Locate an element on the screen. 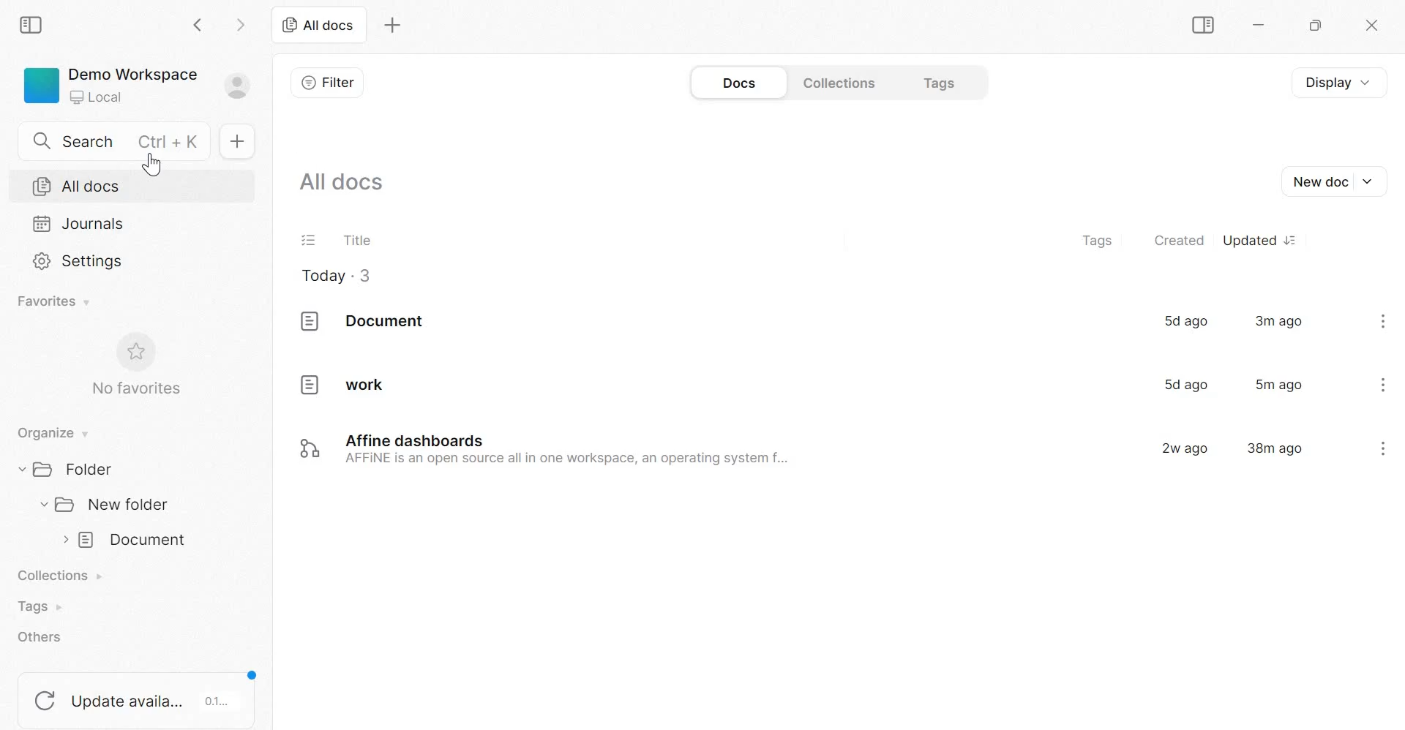 The height and width of the screenshot is (730, 1405). 38m ago is located at coordinates (1275, 447).